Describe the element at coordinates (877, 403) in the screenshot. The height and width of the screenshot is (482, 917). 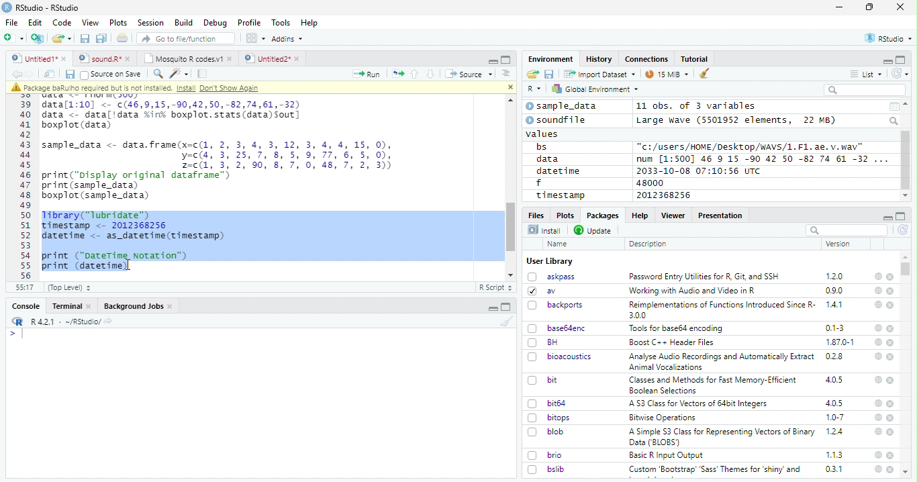
I see `help` at that location.